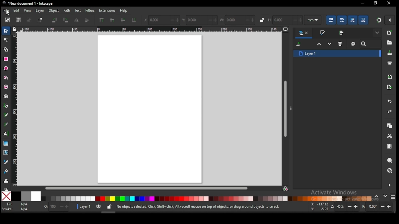 Image resolution: width=399 pixels, height=224 pixels. What do you see at coordinates (286, 108) in the screenshot?
I see `scroll bar` at bounding box center [286, 108].